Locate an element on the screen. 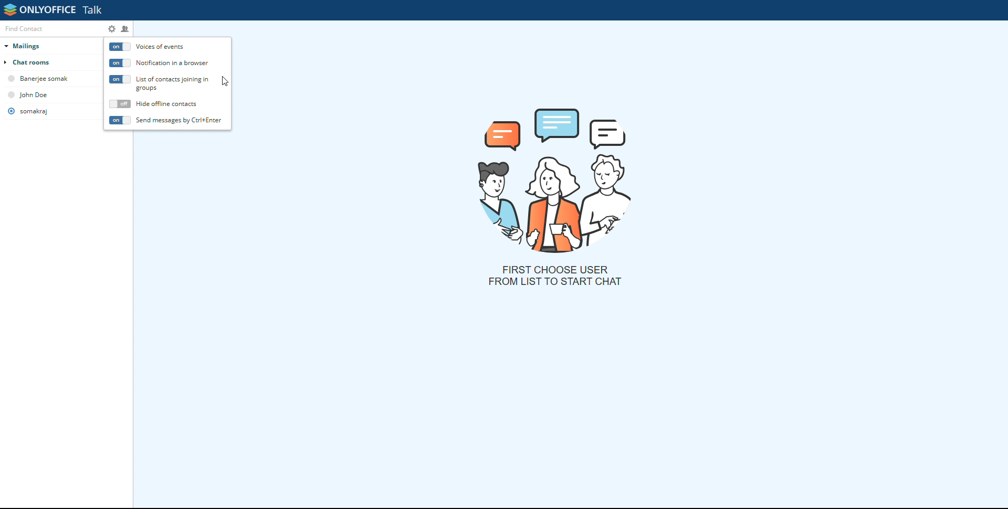 Image resolution: width=1008 pixels, height=509 pixels. notification in a browser is located at coordinates (173, 63).